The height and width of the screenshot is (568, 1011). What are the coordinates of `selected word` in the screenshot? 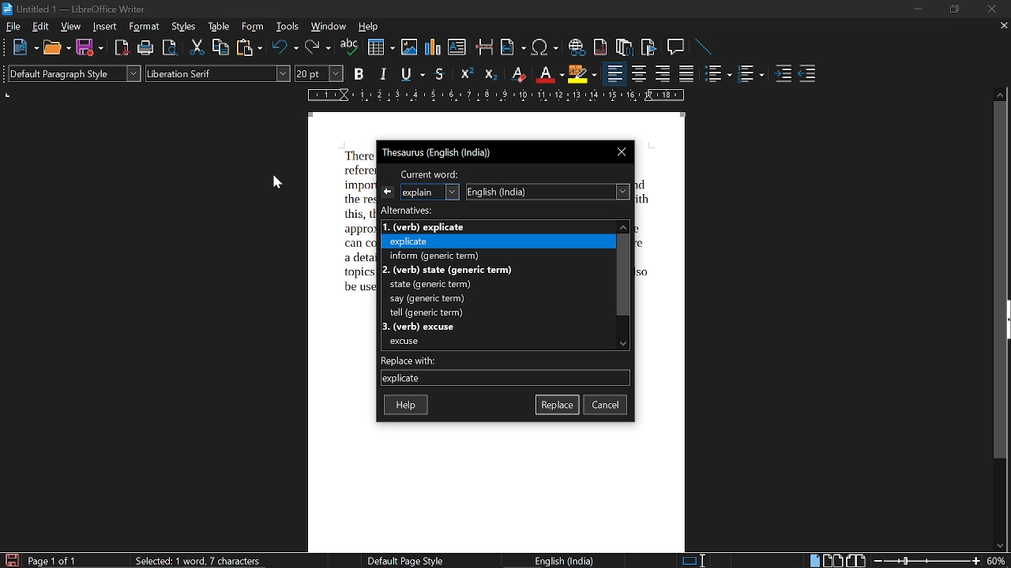 It's located at (430, 192).